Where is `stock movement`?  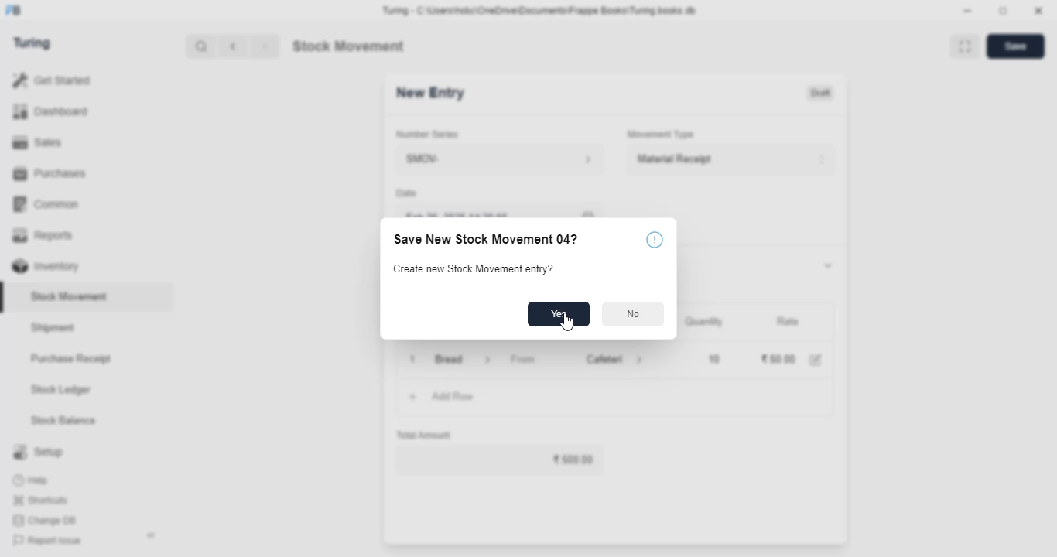 stock movement is located at coordinates (347, 46).